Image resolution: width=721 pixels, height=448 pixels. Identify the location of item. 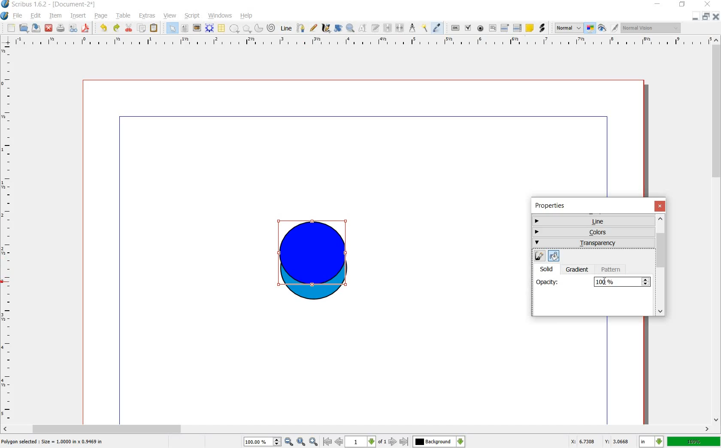
(56, 16).